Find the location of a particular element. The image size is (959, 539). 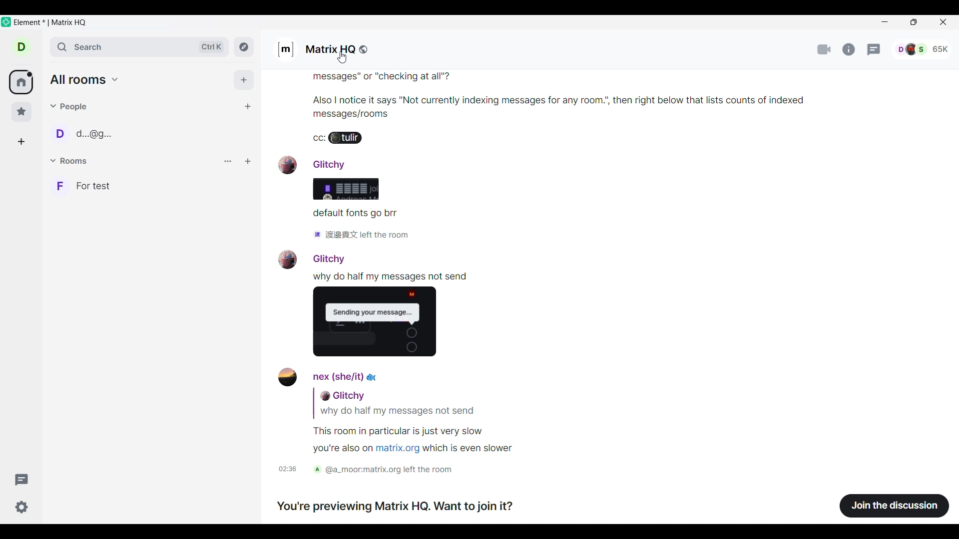

selection cursor is located at coordinates (344, 57).